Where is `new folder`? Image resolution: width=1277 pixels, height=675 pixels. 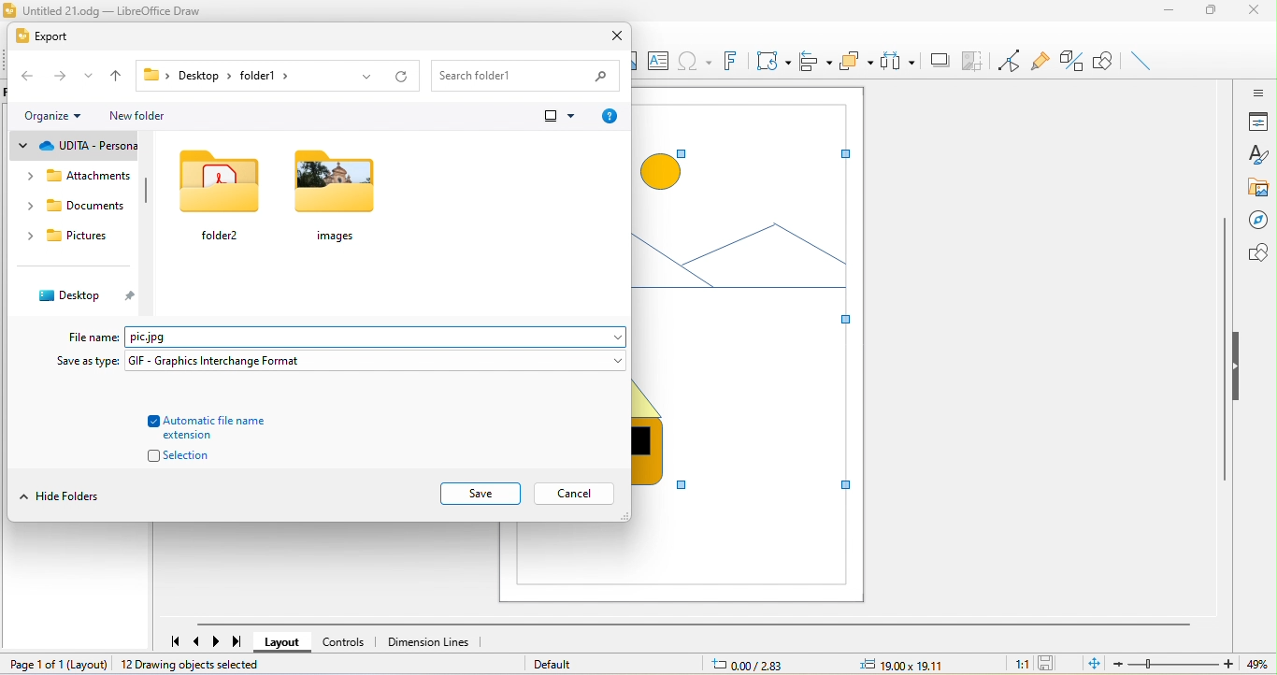 new folder is located at coordinates (143, 116).